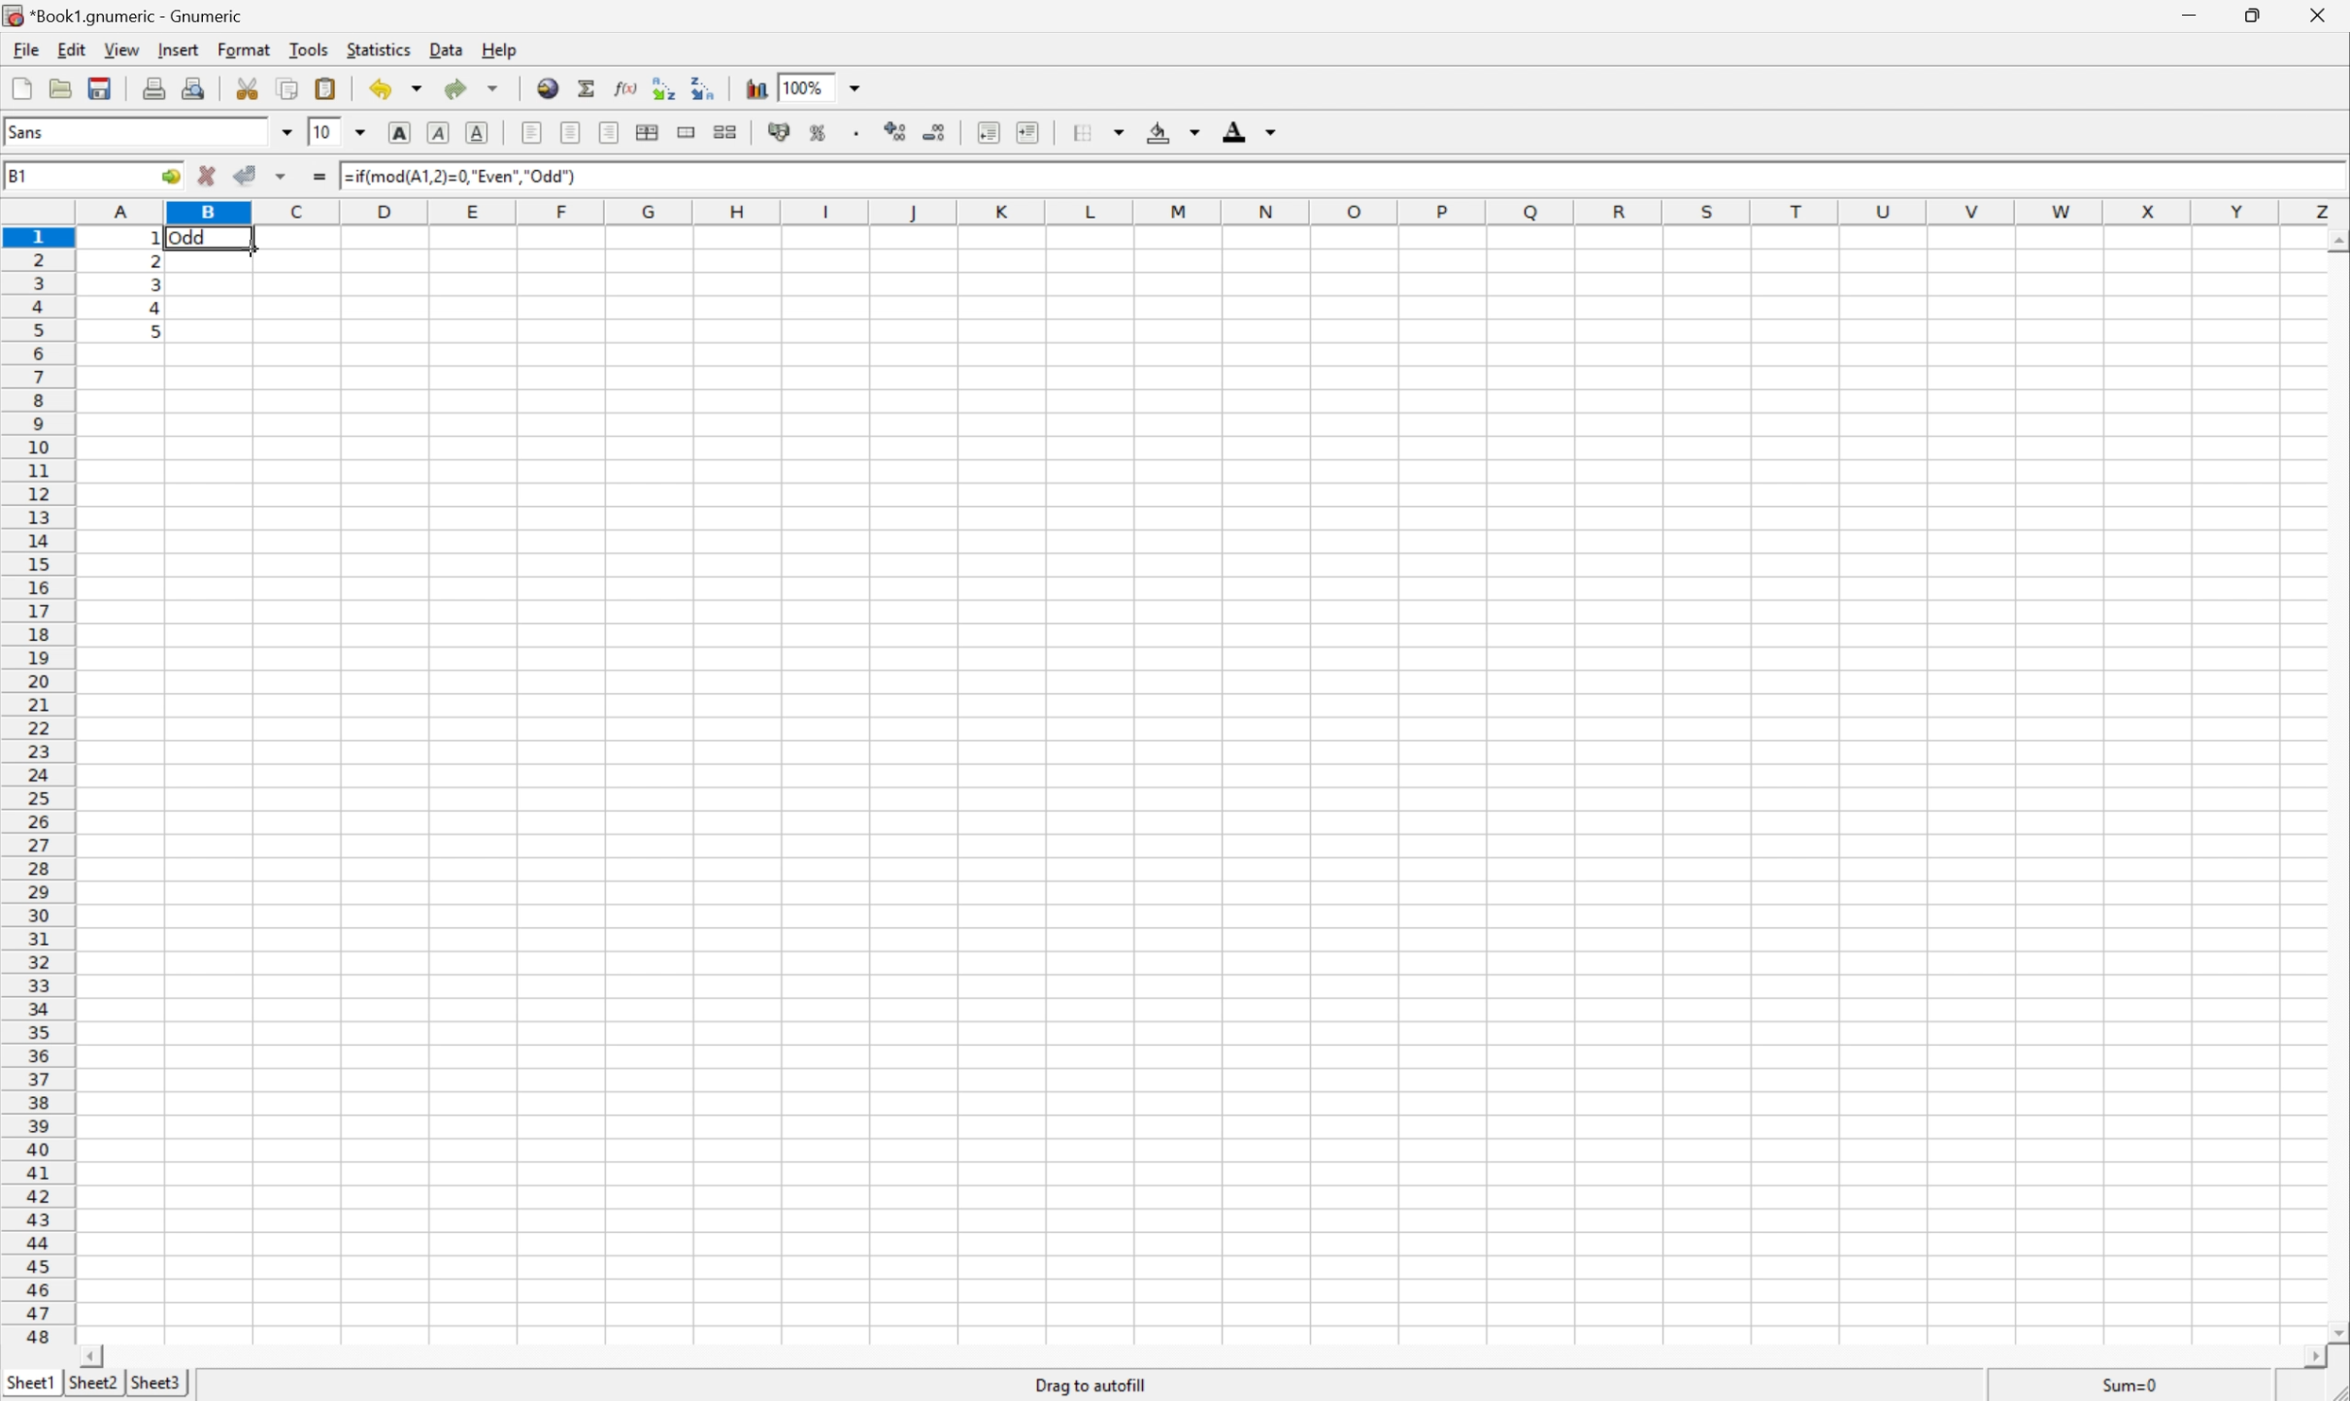  I want to click on Accept changes, so click(244, 177).